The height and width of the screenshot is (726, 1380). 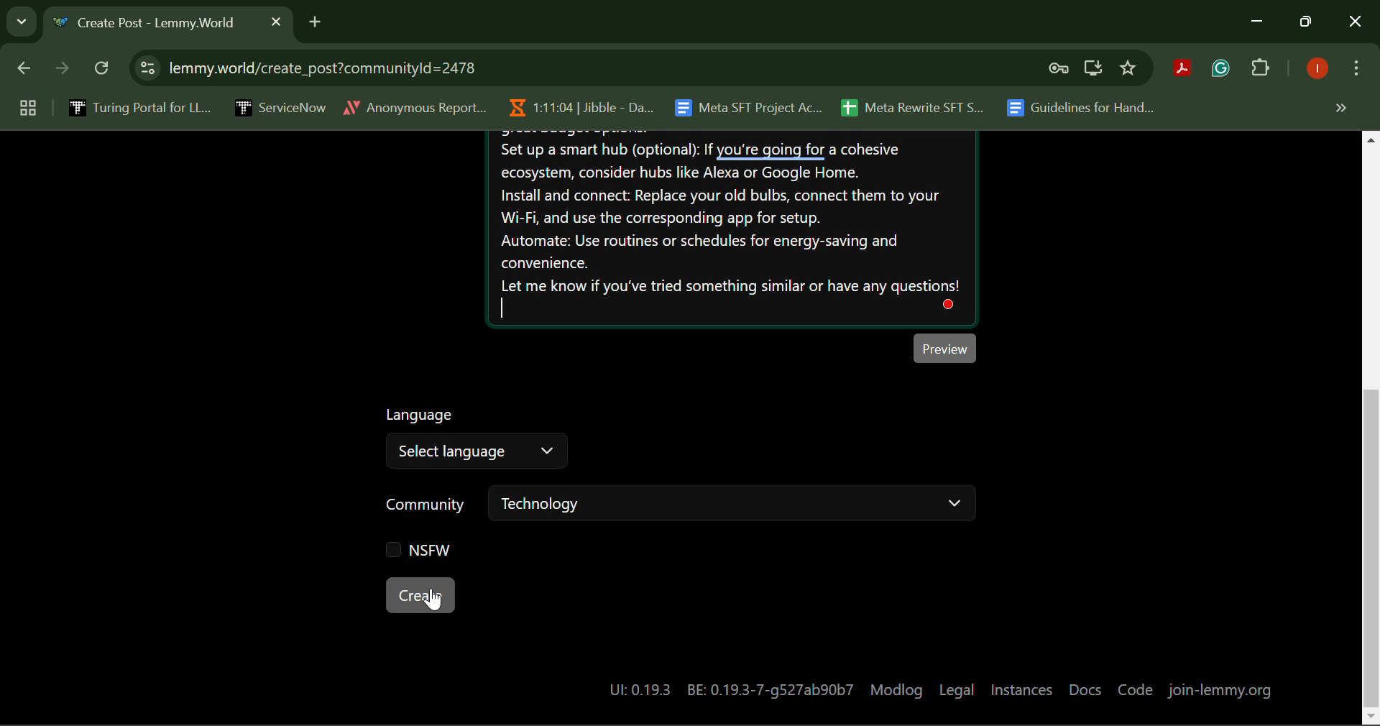 What do you see at coordinates (733, 227) in the screenshot?
I see `Post Body Paragraph` at bounding box center [733, 227].